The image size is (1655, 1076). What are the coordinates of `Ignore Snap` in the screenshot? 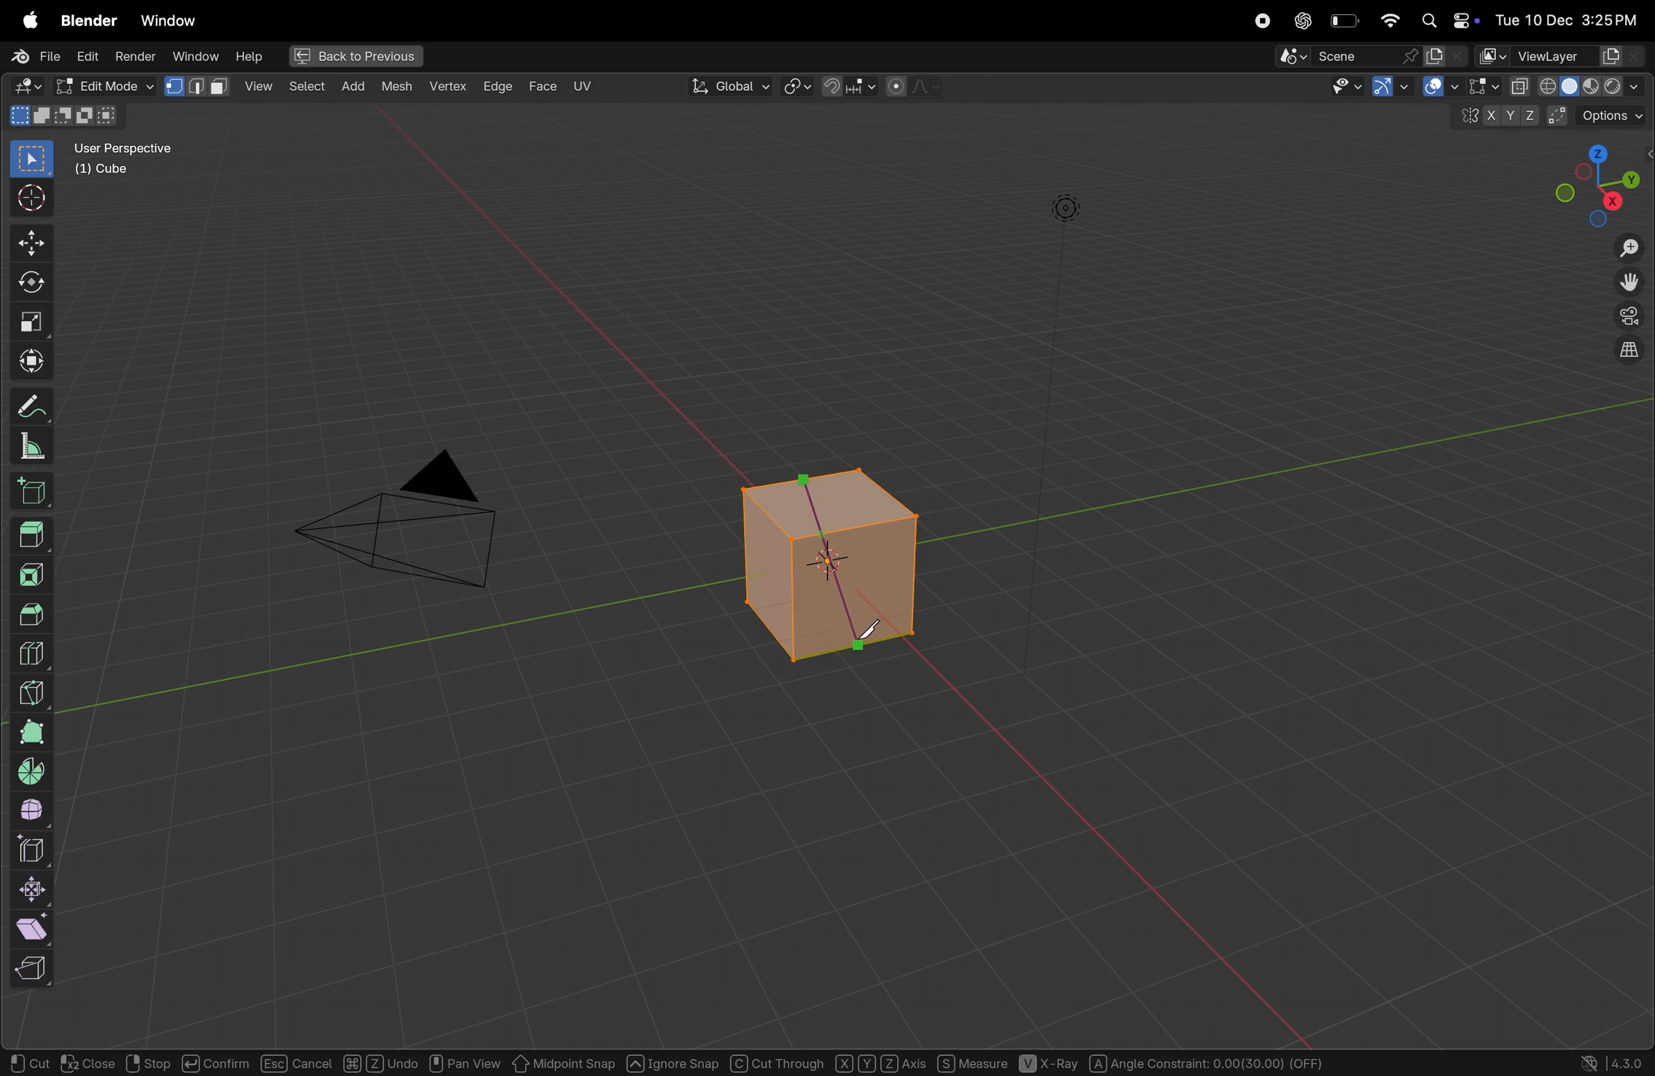 It's located at (672, 1061).